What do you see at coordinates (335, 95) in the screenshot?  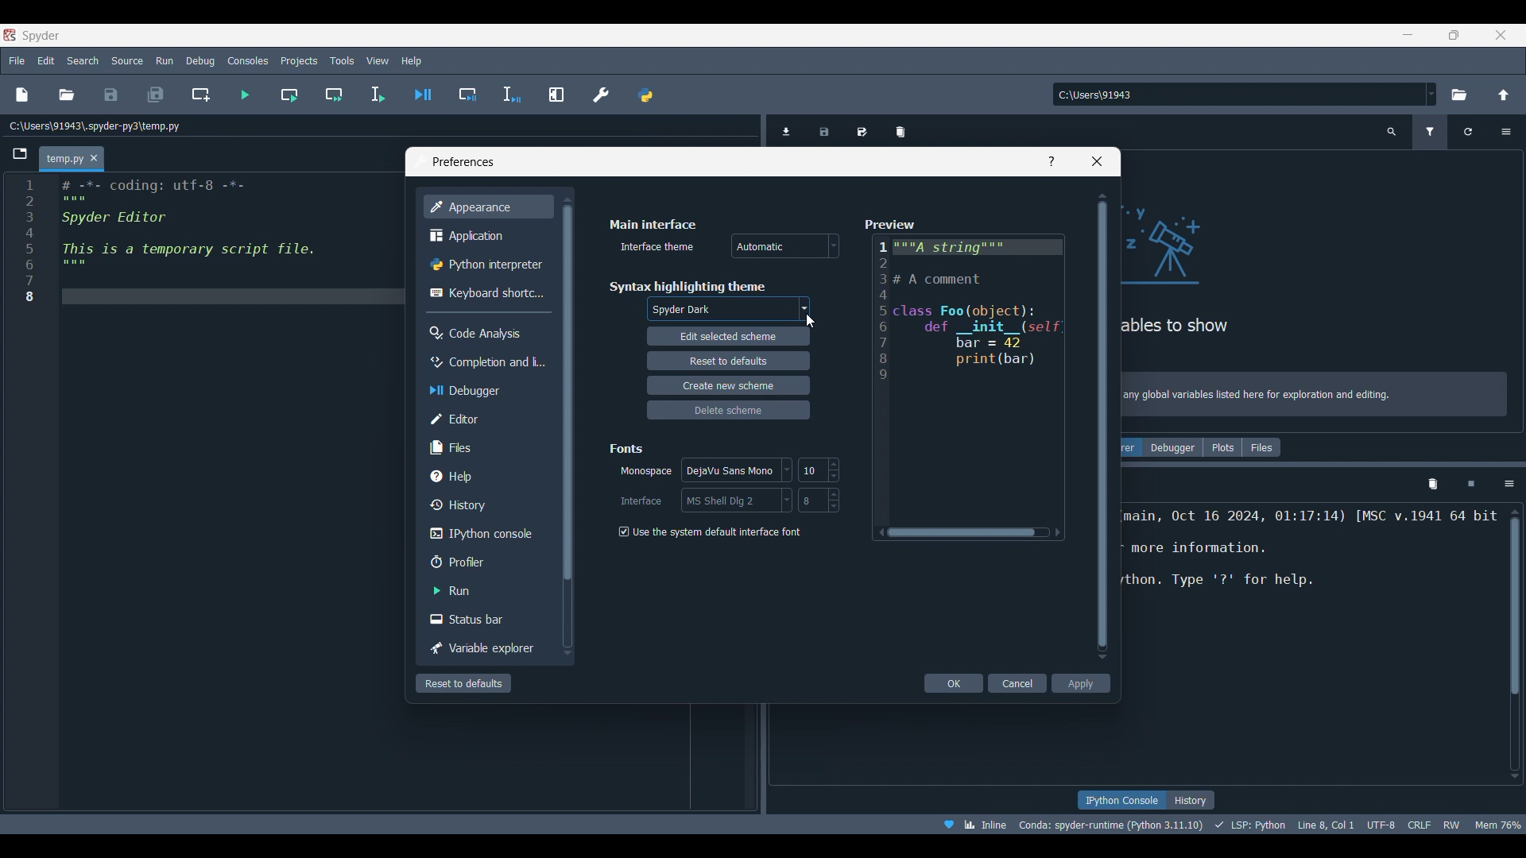 I see `Run current cell and go to next` at bounding box center [335, 95].